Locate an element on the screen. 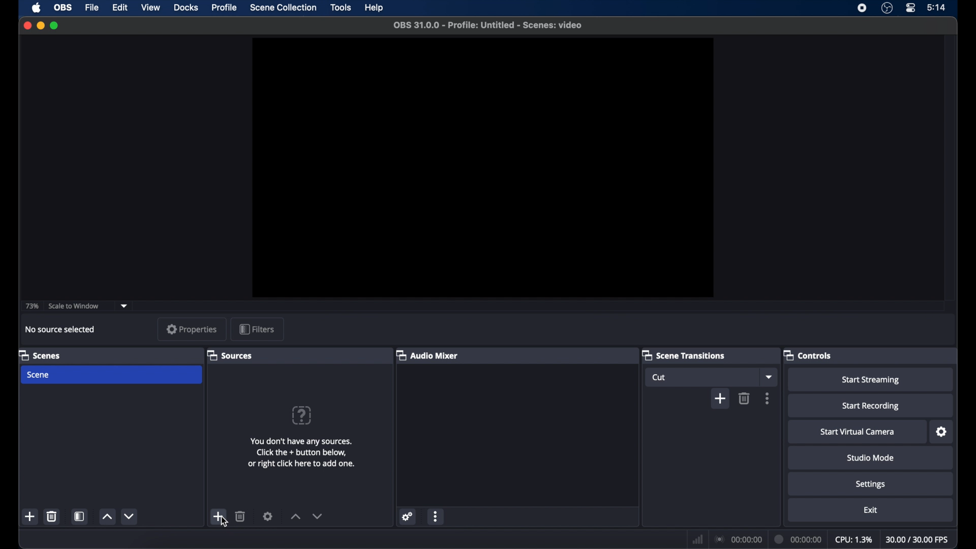 The height and width of the screenshot is (549, 976). studio mode is located at coordinates (871, 458).